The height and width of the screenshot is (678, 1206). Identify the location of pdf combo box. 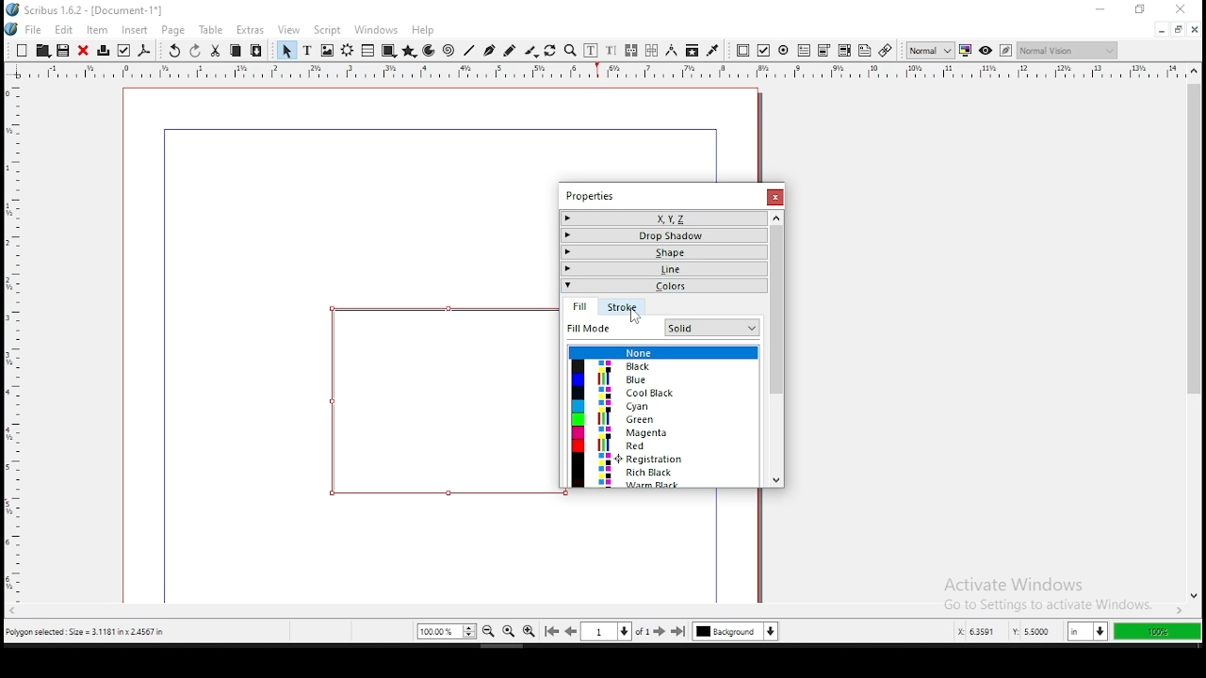
(844, 51).